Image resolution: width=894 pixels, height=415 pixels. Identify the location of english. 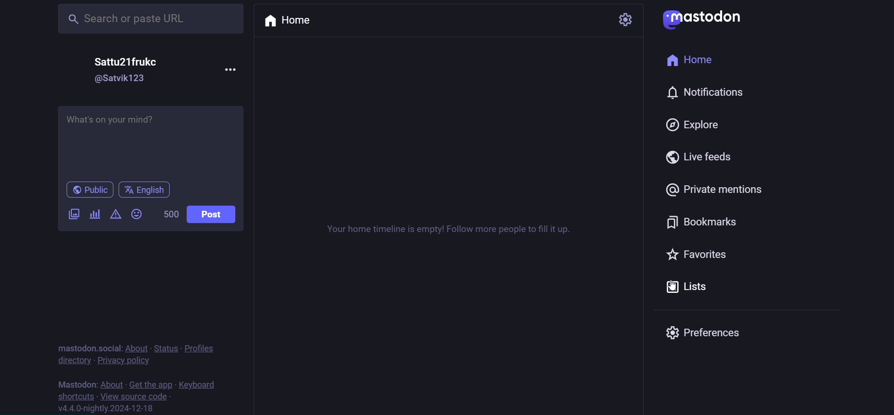
(145, 189).